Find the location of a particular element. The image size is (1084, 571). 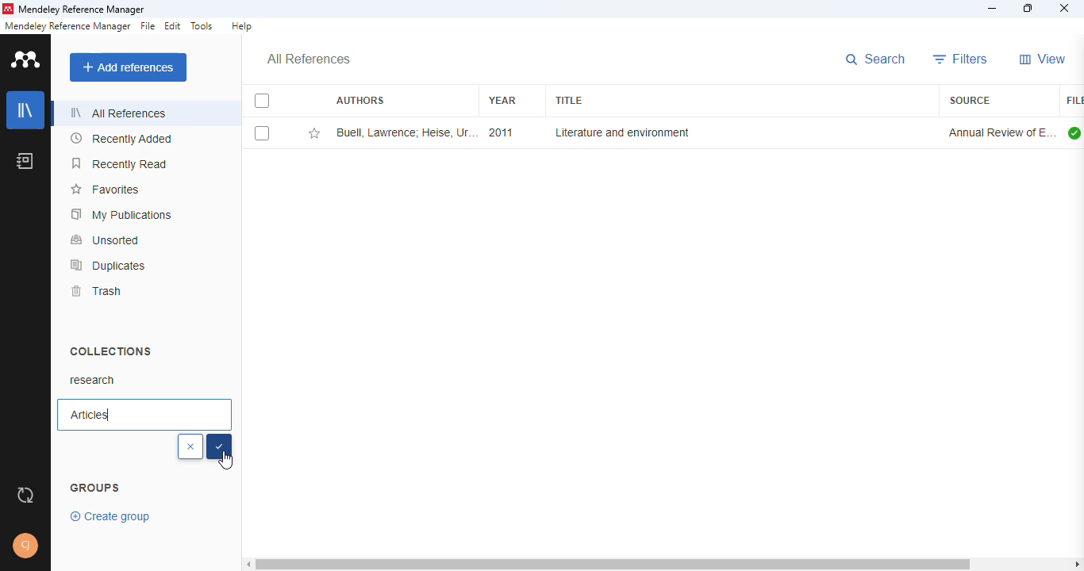

search is located at coordinates (876, 59).